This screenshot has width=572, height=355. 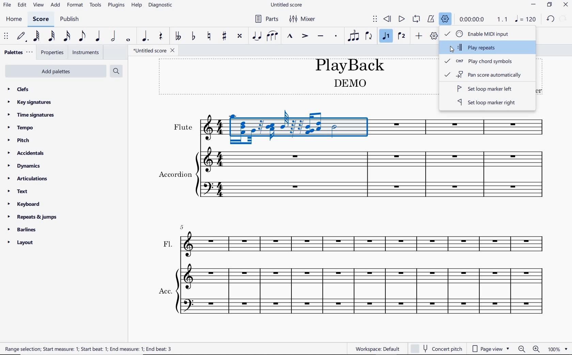 What do you see at coordinates (446, 19) in the screenshot?
I see `playback settings` at bounding box center [446, 19].